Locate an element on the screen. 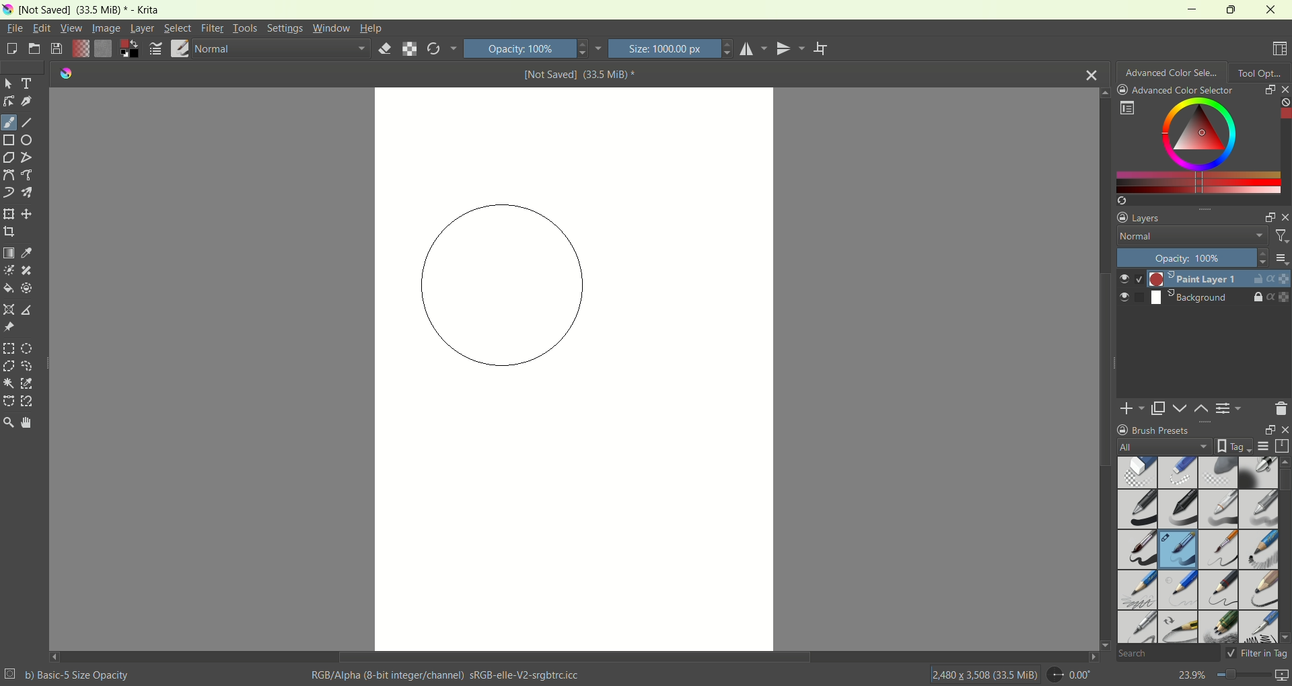  save is located at coordinates (57, 49).